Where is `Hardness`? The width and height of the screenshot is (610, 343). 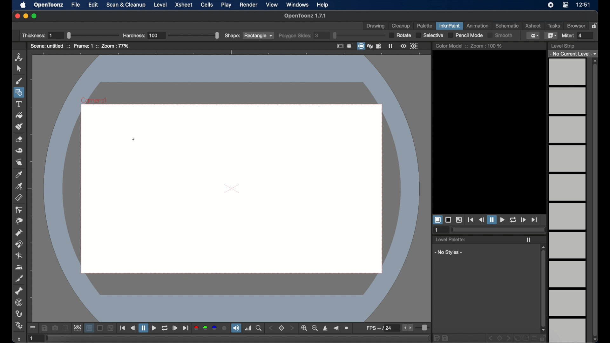
Hardness is located at coordinates (171, 35).